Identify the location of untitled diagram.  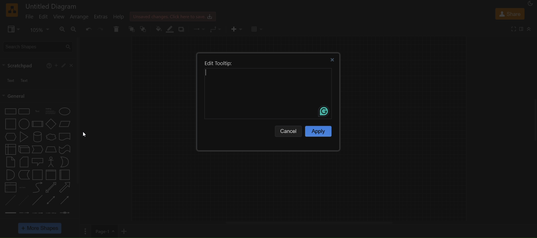
(52, 6).